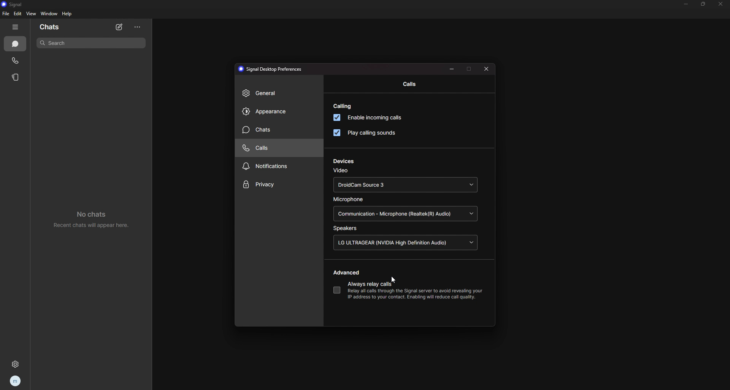  What do you see at coordinates (721, 4) in the screenshot?
I see `close` at bounding box center [721, 4].